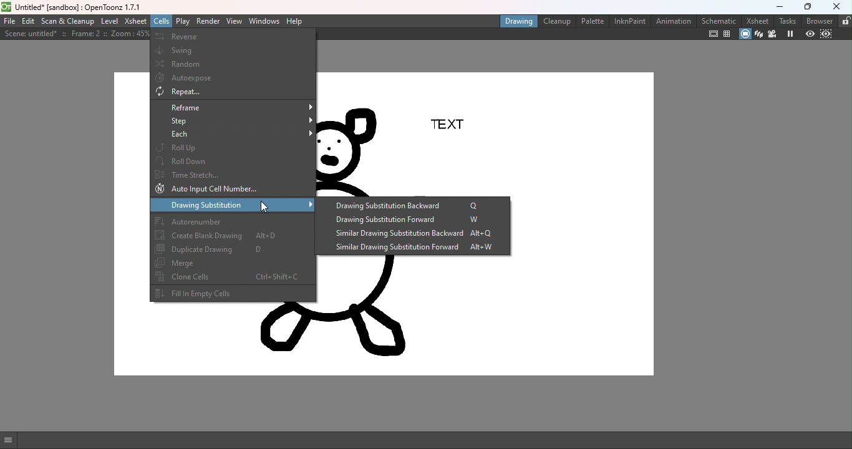 The height and width of the screenshot is (449, 852). I want to click on 3D view, so click(758, 33).